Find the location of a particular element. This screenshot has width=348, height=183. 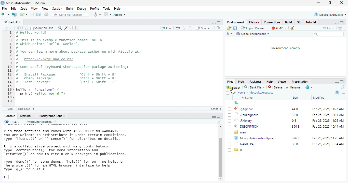

 Rhistory is located at coordinates (243, 120).